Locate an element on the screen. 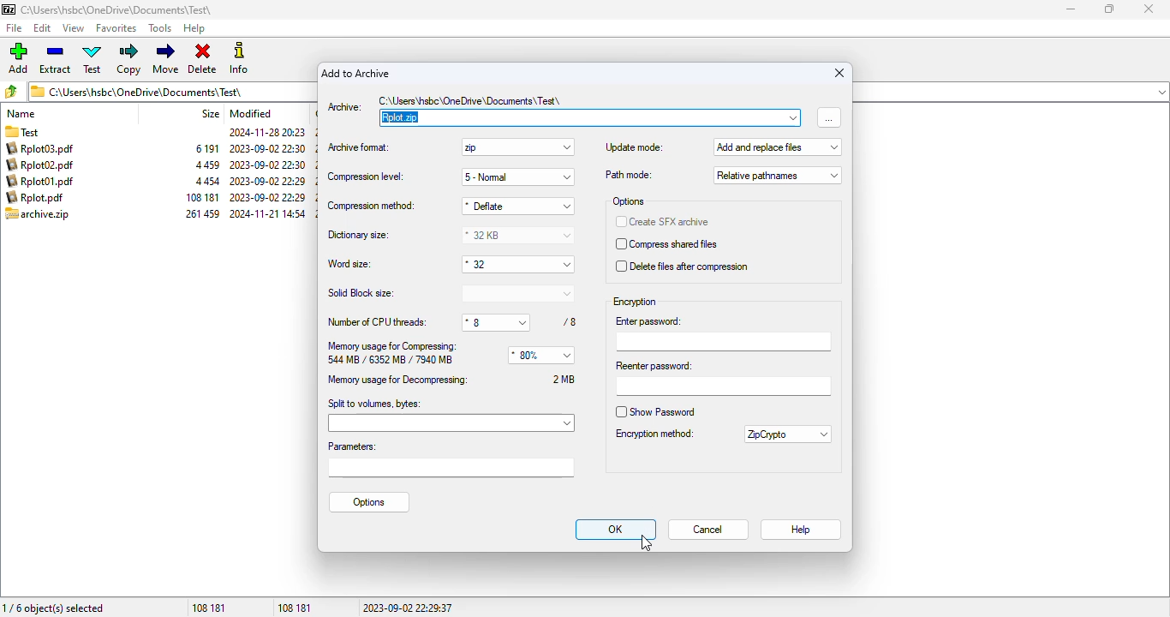 The image size is (1170, 617). archive format: zip is located at coordinates (449, 147).